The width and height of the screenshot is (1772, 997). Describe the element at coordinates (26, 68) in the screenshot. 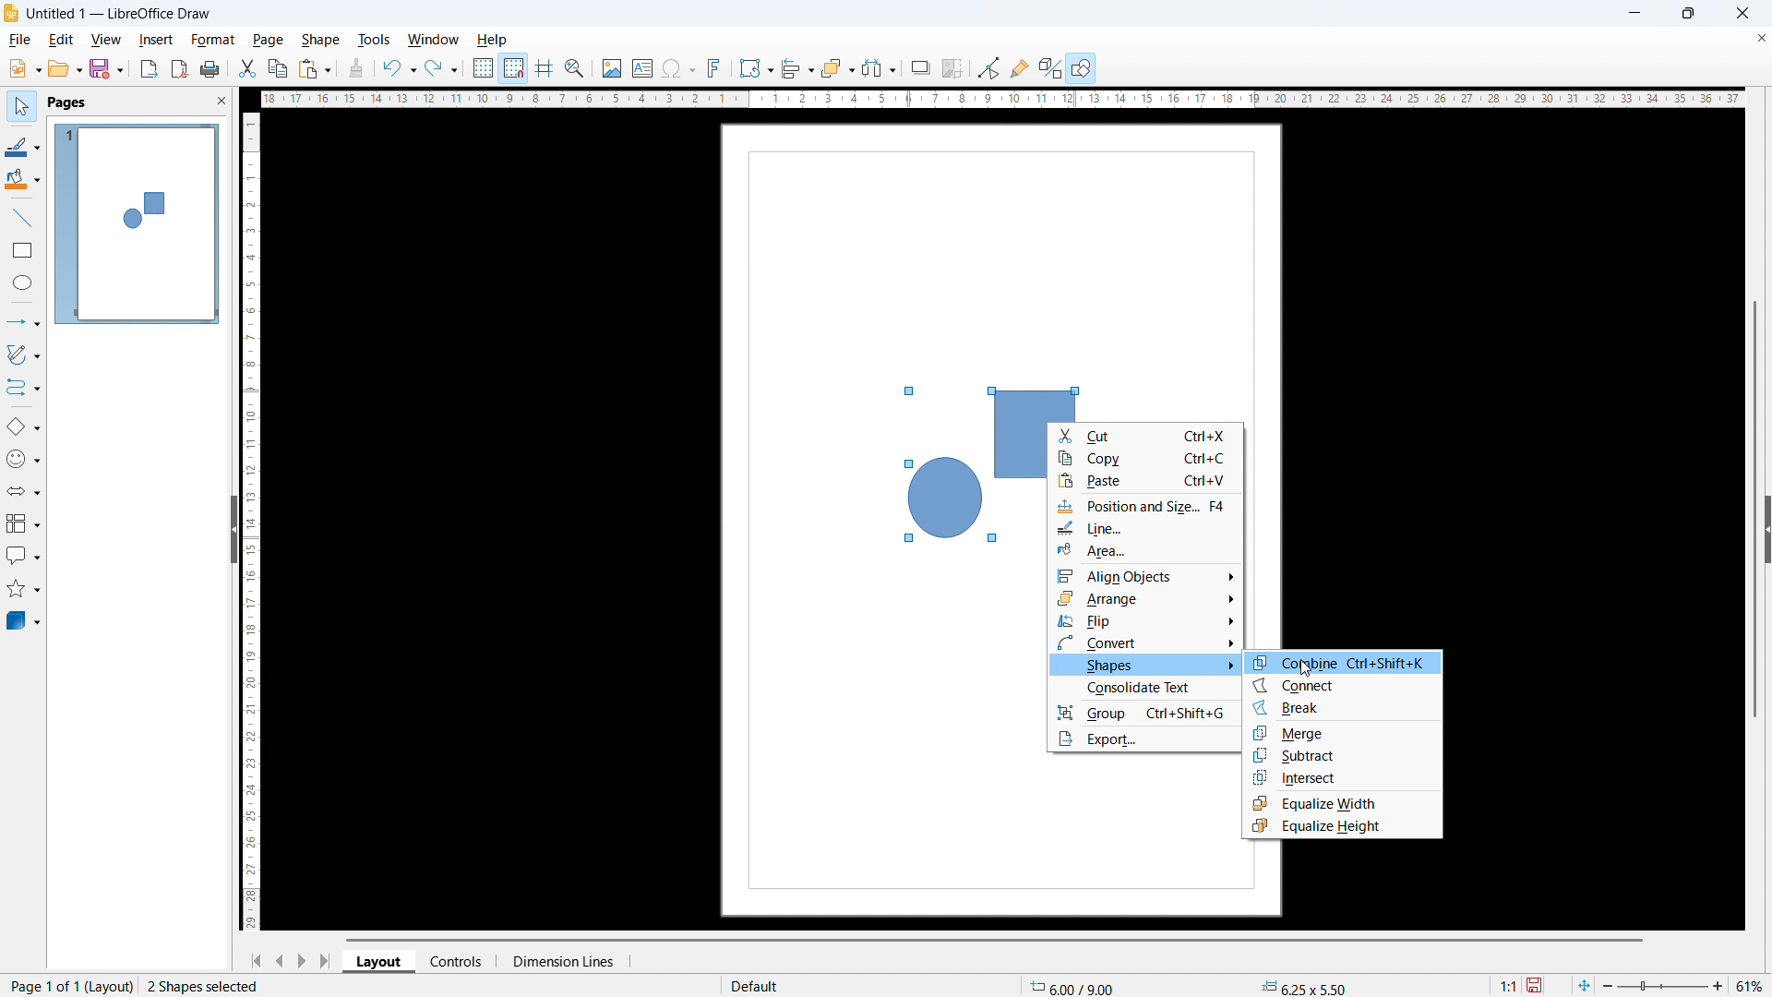

I see `new` at that location.